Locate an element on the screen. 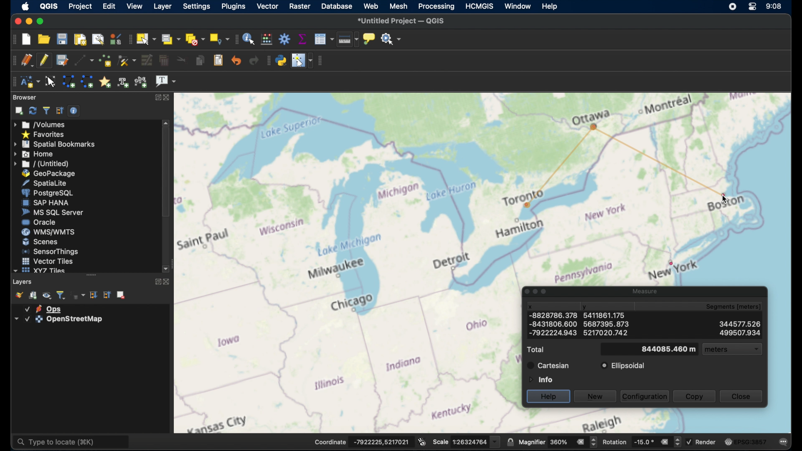  undo is located at coordinates (236, 61).